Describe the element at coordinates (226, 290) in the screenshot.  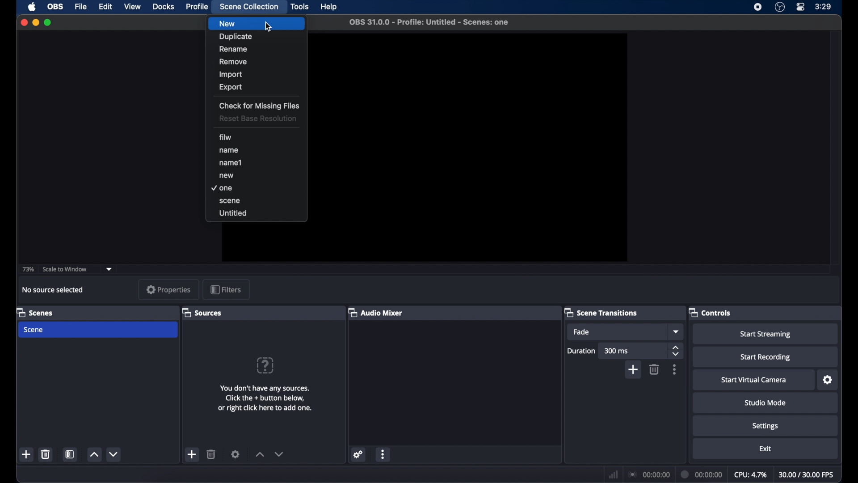
I see `filters` at that location.